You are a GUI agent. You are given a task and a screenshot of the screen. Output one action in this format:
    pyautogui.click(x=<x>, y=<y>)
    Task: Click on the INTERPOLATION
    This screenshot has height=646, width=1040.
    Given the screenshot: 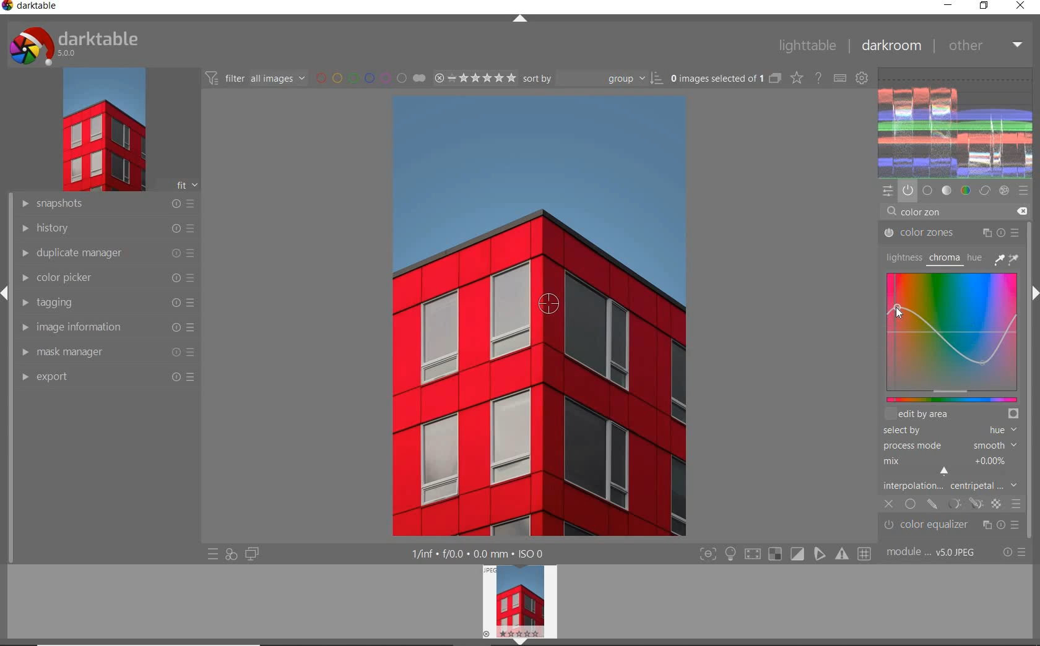 What is the action you would take?
    pyautogui.click(x=950, y=485)
    